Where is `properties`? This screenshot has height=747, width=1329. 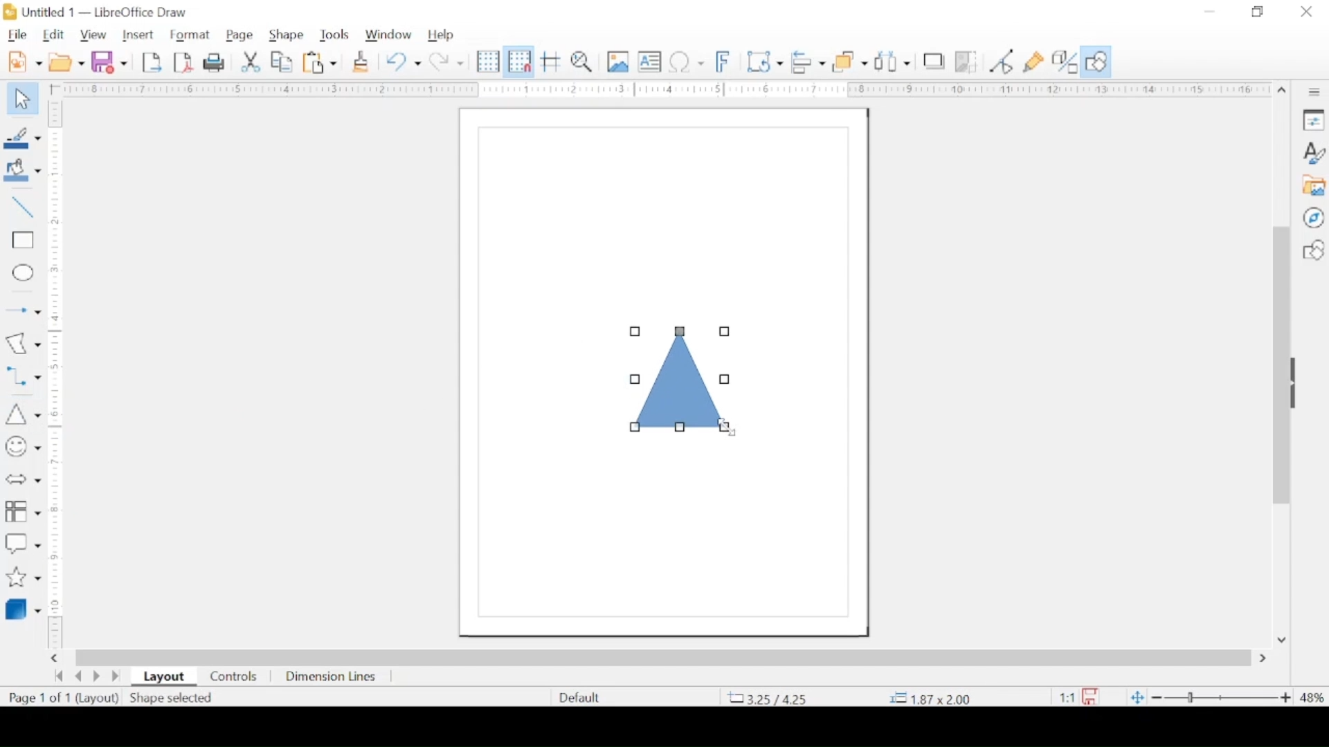 properties is located at coordinates (1314, 119).